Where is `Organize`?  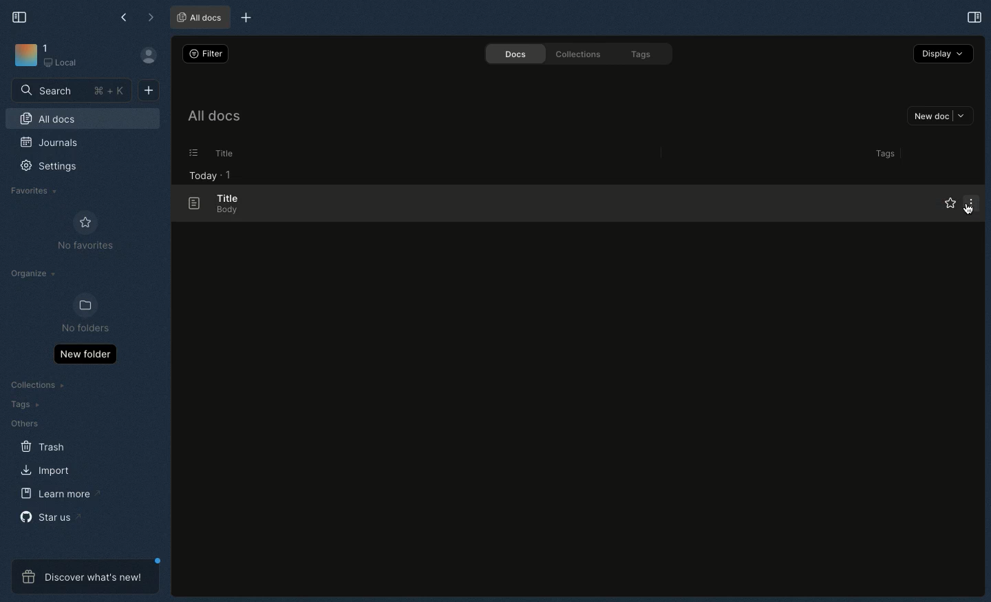 Organize is located at coordinates (35, 276).